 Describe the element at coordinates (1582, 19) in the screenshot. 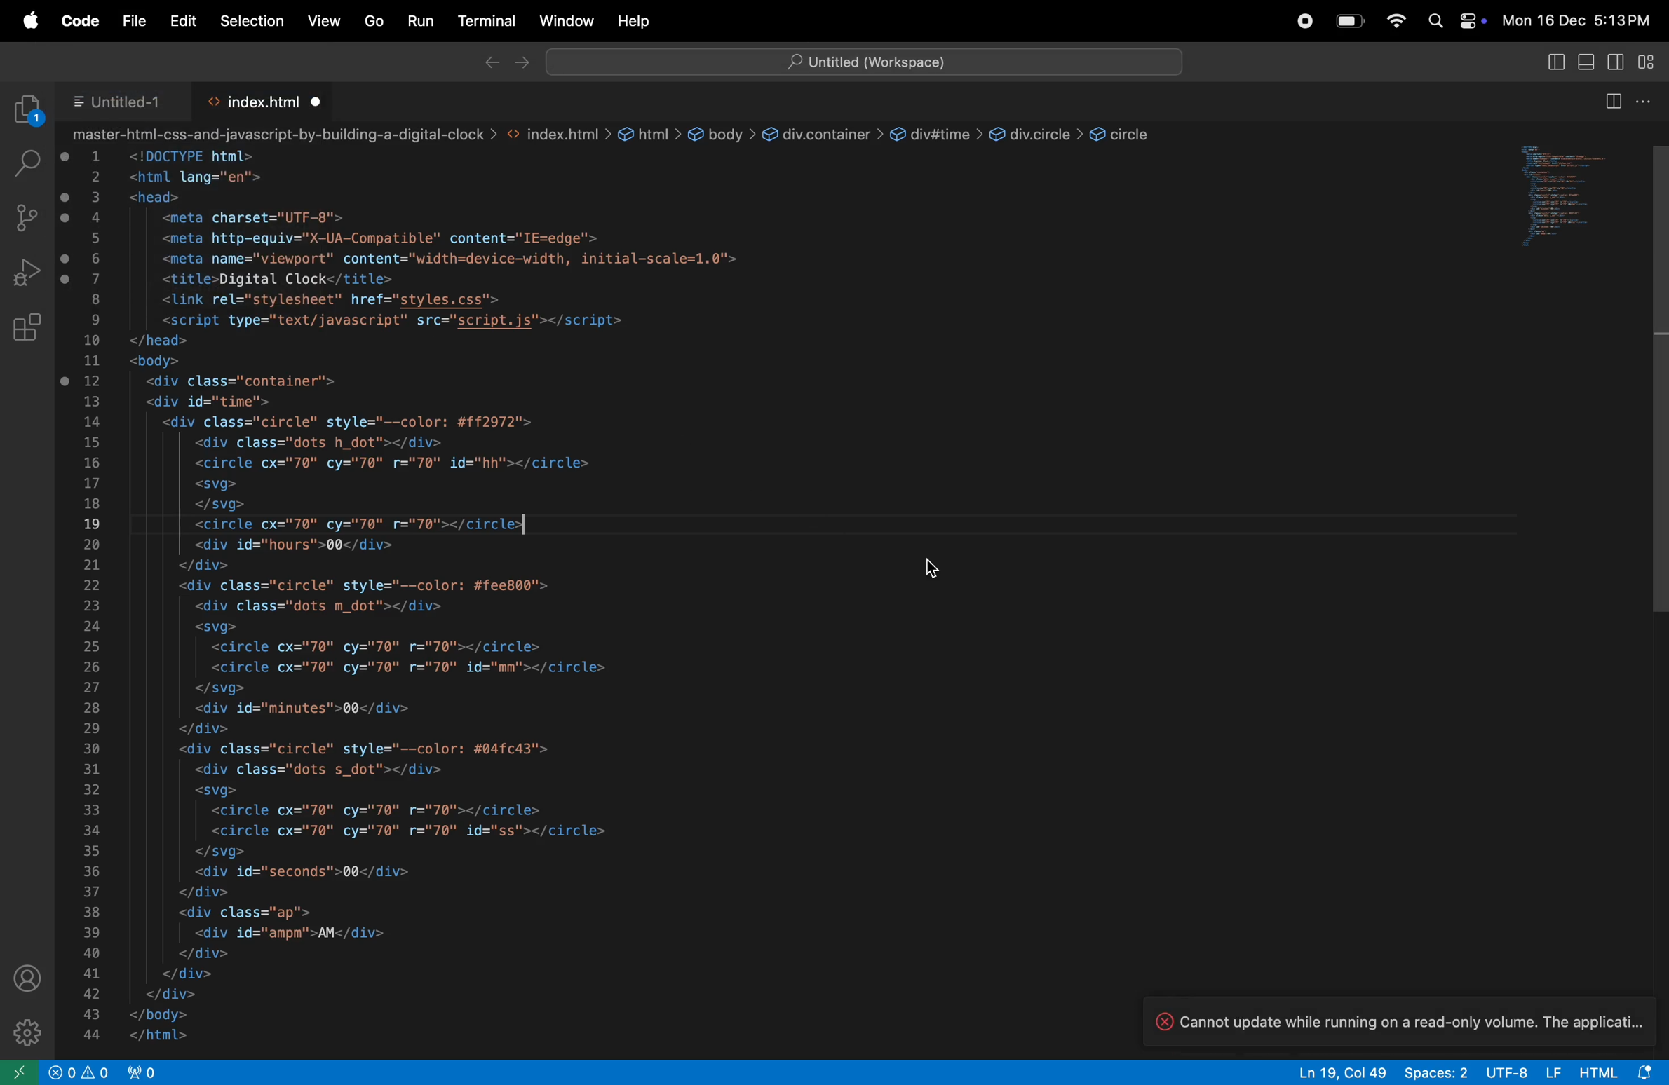

I see `Mon 16 Dec 5:13 PM` at that location.